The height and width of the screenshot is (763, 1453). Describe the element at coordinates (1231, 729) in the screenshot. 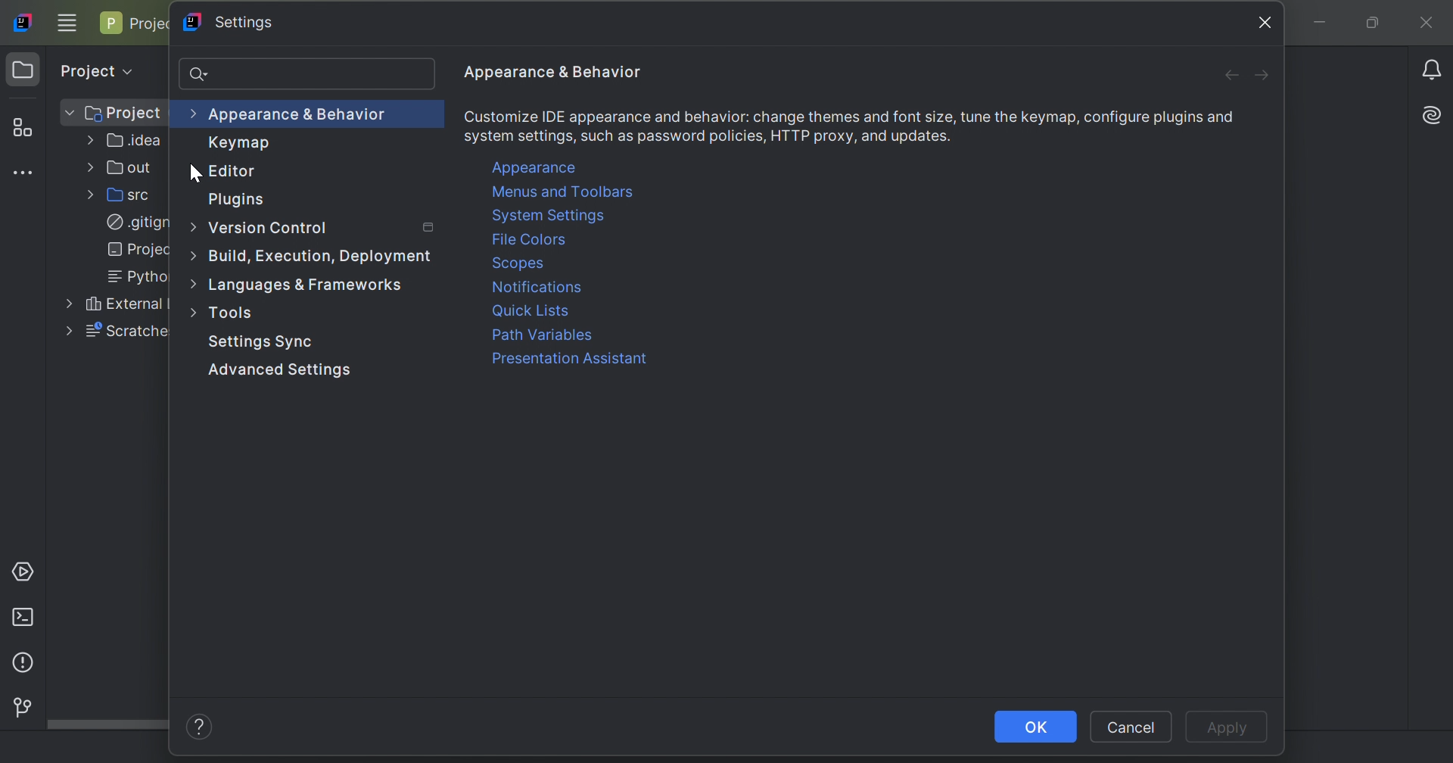

I see `Apply` at that location.